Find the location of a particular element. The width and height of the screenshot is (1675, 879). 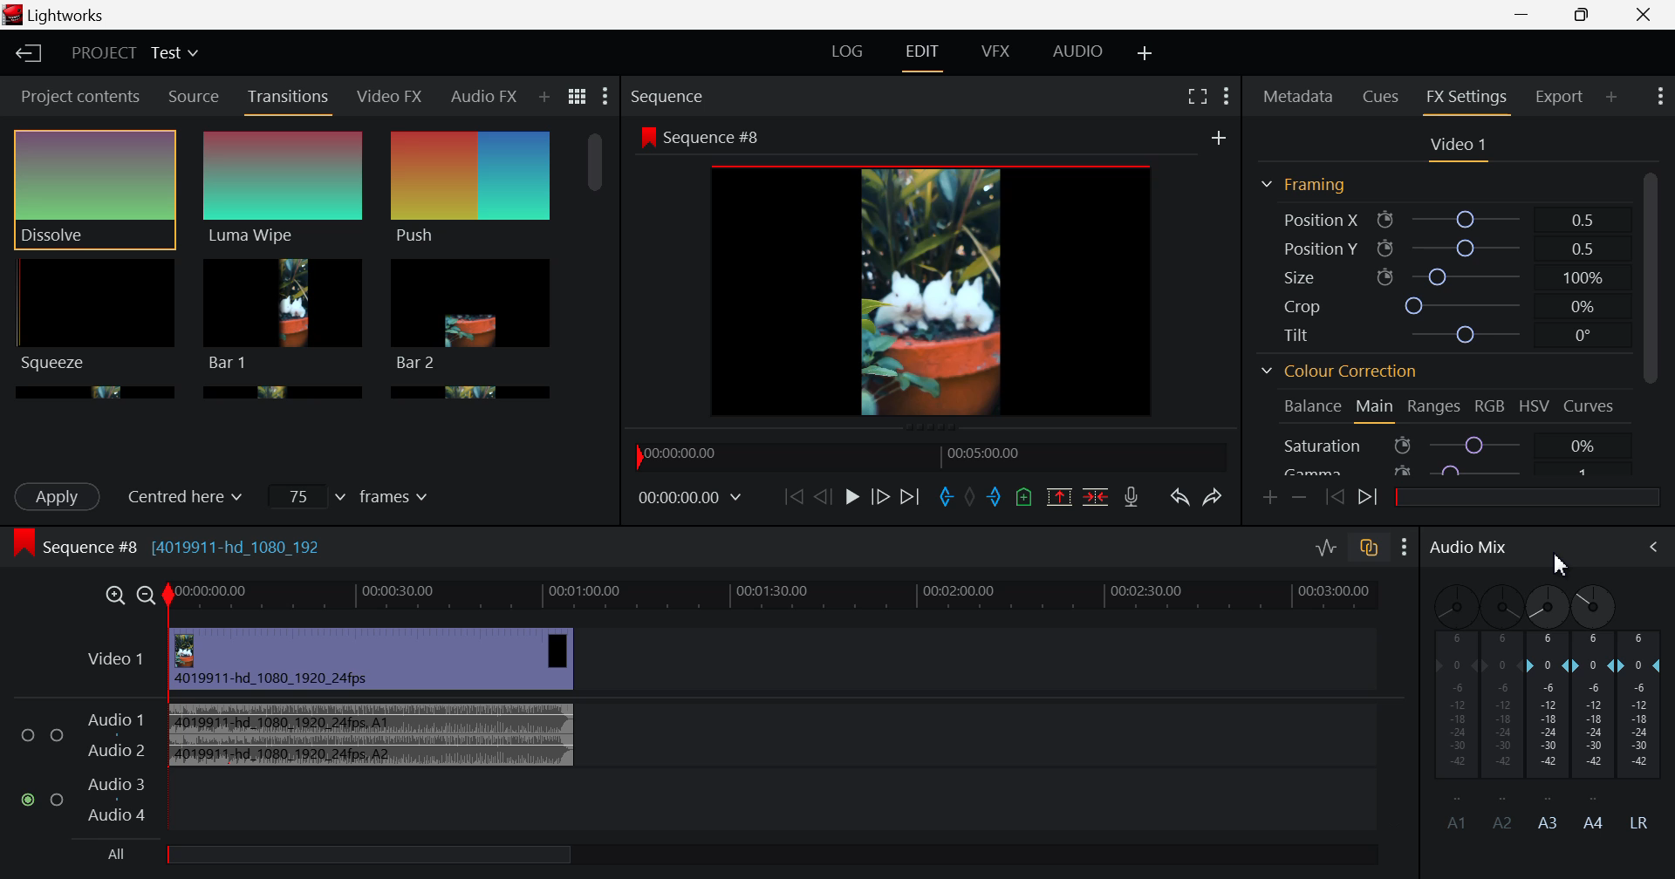

Export is located at coordinates (1560, 97).